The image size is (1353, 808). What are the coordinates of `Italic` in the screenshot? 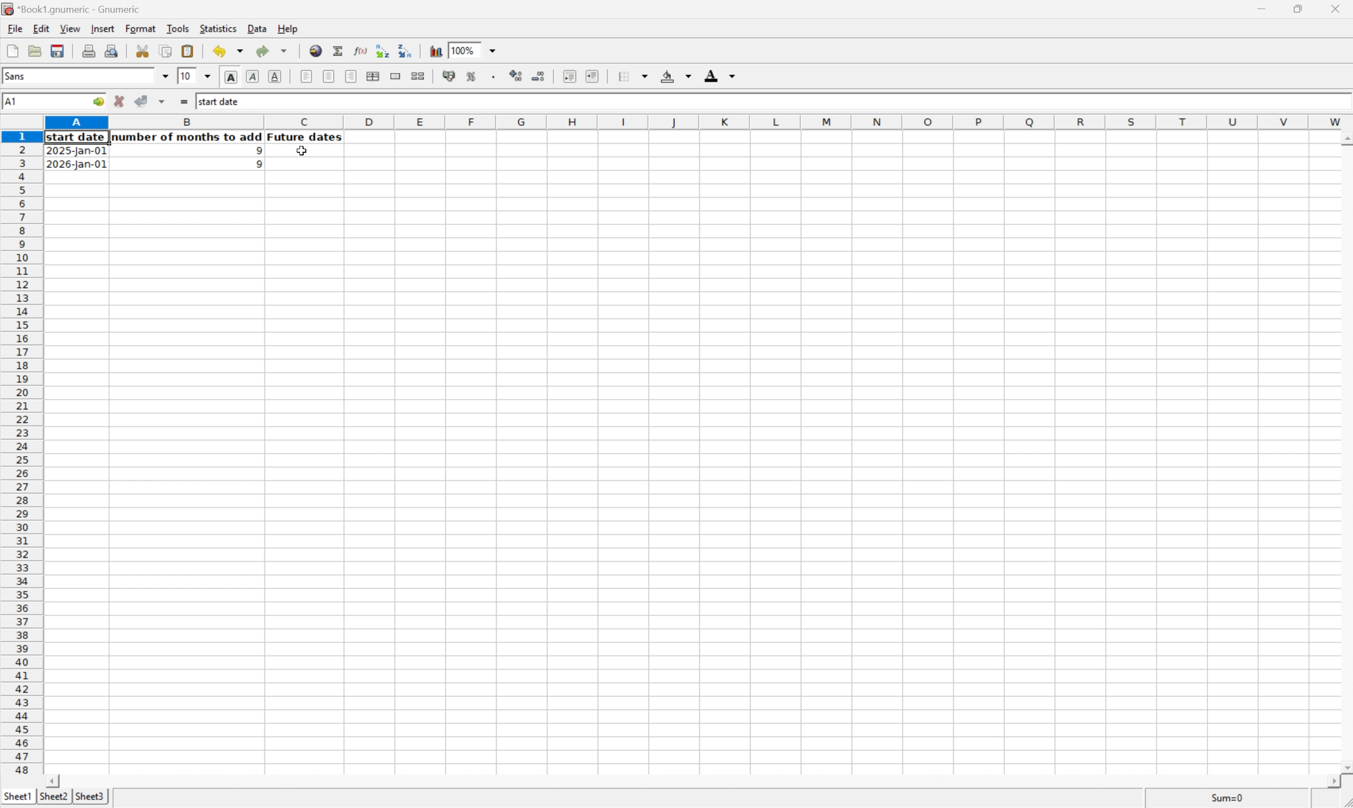 It's located at (253, 76).